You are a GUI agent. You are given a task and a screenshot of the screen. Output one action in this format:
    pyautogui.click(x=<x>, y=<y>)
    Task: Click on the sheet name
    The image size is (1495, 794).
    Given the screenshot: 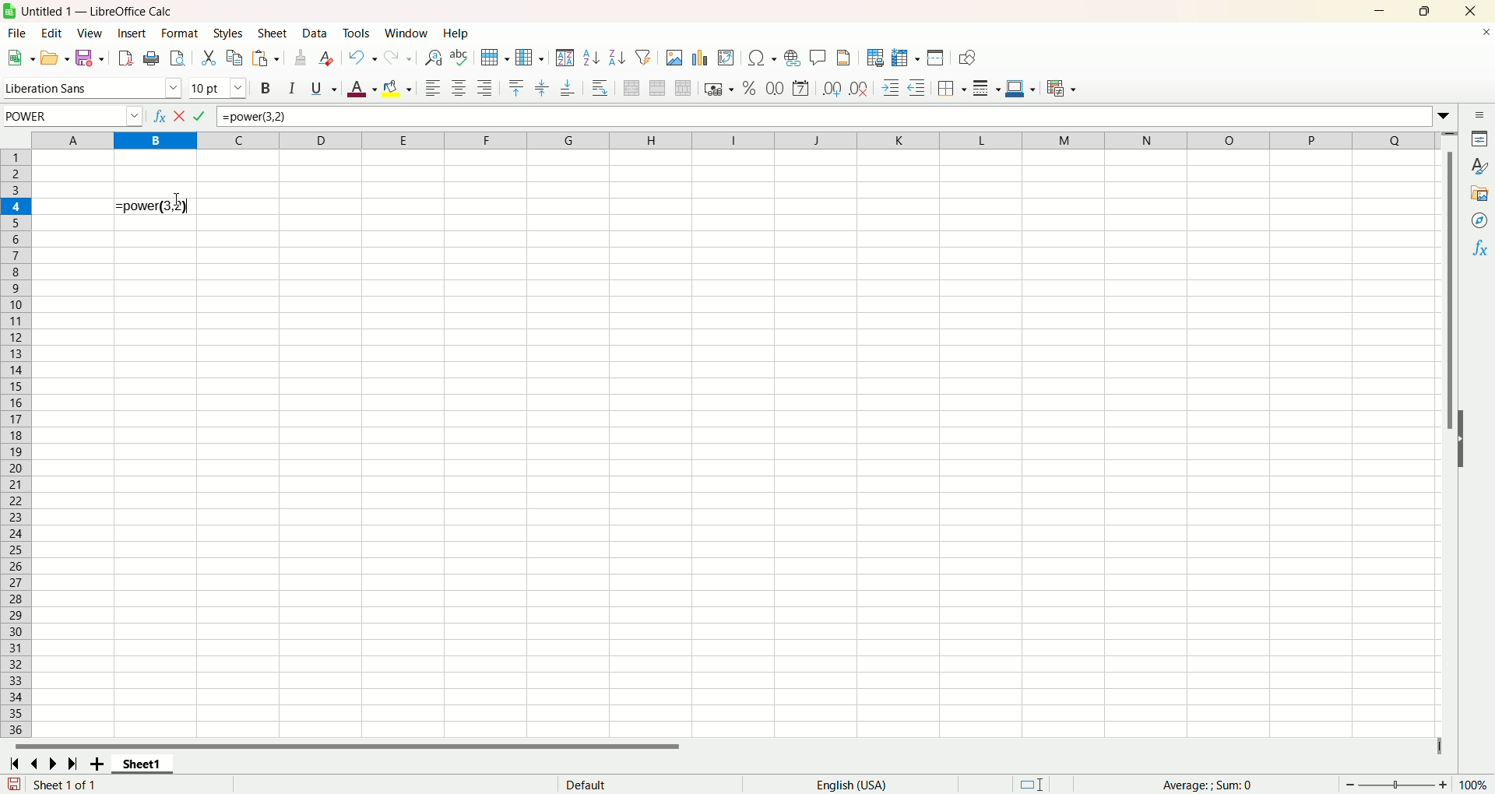 What is the action you would take?
    pyautogui.click(x=148, y=764)
    